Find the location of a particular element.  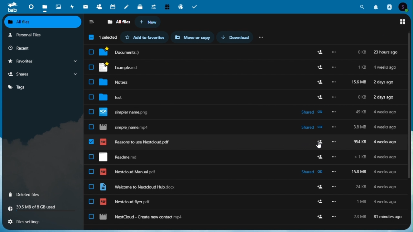

0kb is located at coordinates (361, 98).